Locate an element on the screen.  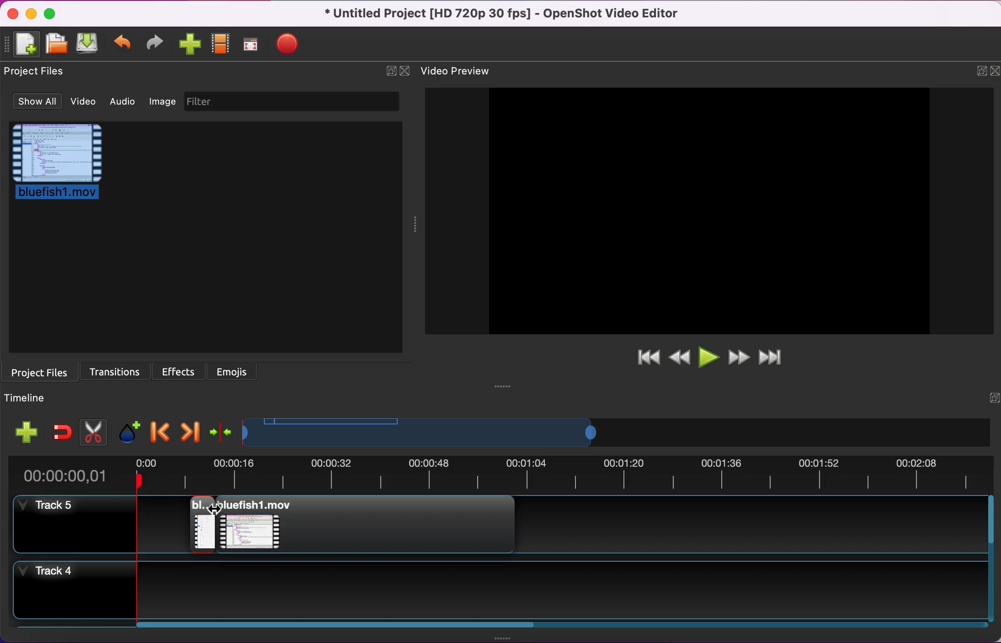
close is located at coordinates (994, 70).